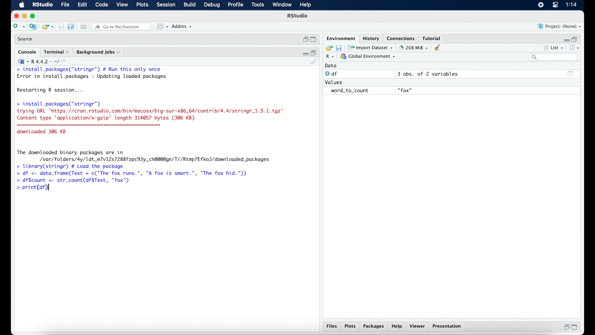 This screenshot has width=595, height=335. Describe the element at coordinates (331, 65) in the screenshot. I see `data` at that location.